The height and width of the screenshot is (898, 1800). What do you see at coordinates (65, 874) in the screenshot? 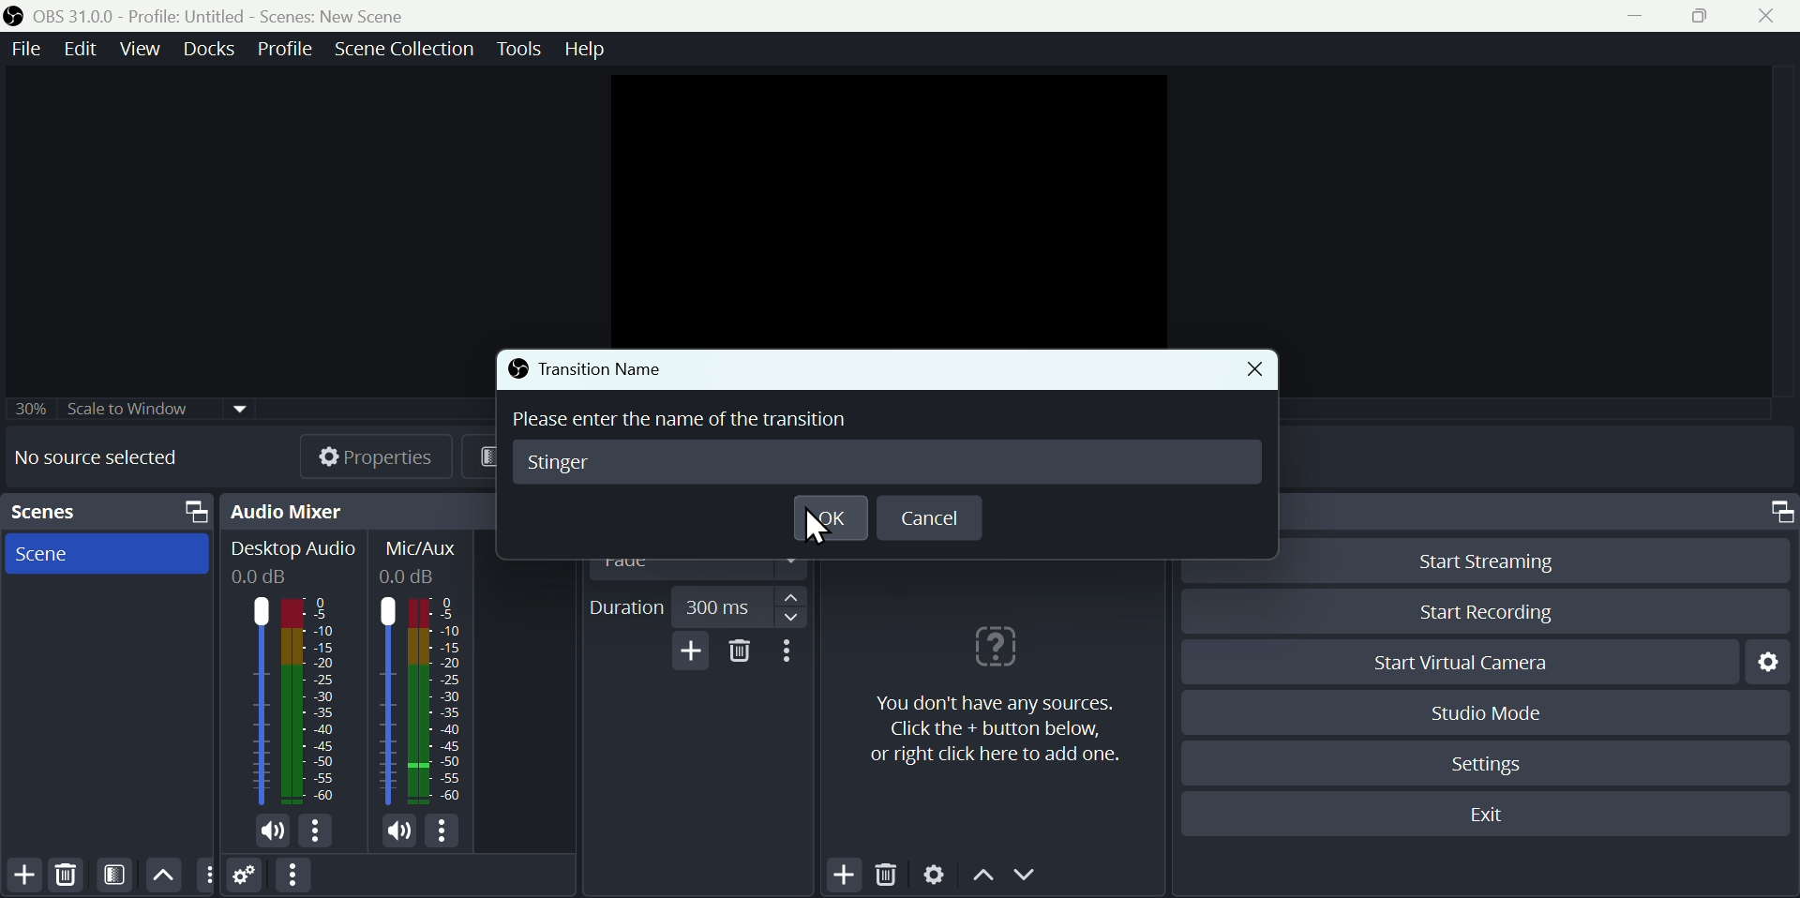
I see `Delete` at bounding box center [65, 874].